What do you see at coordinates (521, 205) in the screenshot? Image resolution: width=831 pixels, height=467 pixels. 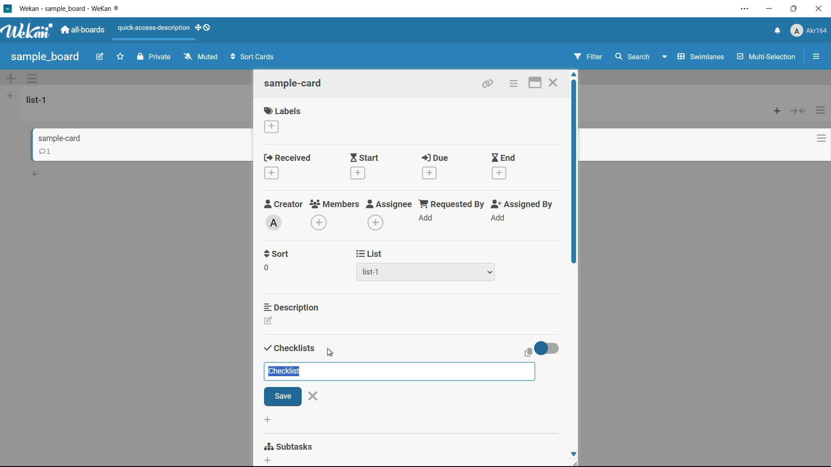 I see `assigned by` at bounding box center [521, 205].